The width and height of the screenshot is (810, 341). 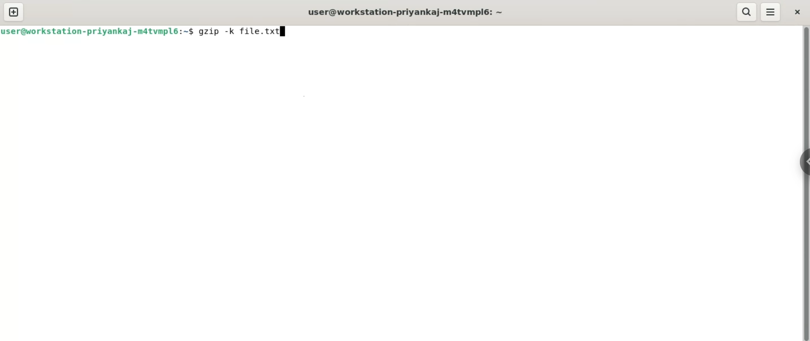 I want to click on new tab, so click(x=14, y=13).